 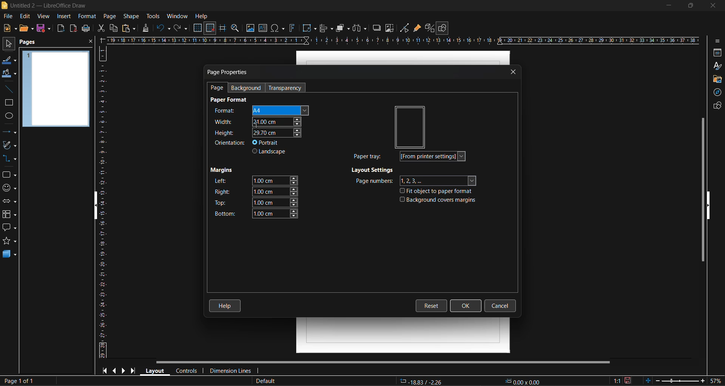 I want to click on export directly as pdf, so click(x=73, y=28).